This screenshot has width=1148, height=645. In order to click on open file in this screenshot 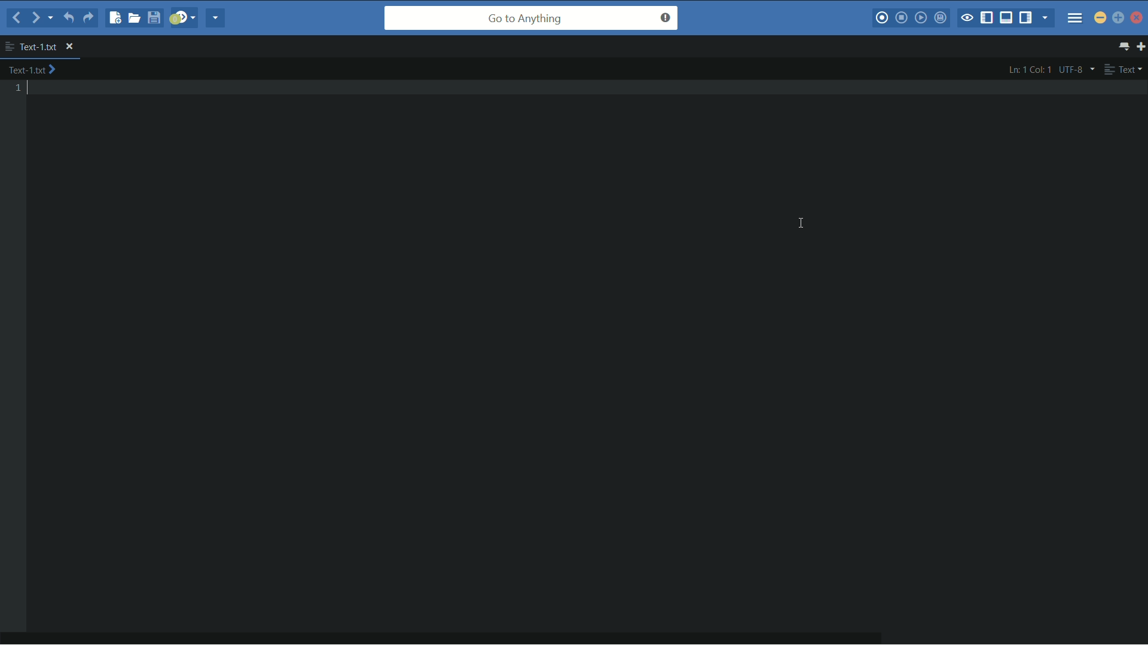, I will do `click(132, 18)`.